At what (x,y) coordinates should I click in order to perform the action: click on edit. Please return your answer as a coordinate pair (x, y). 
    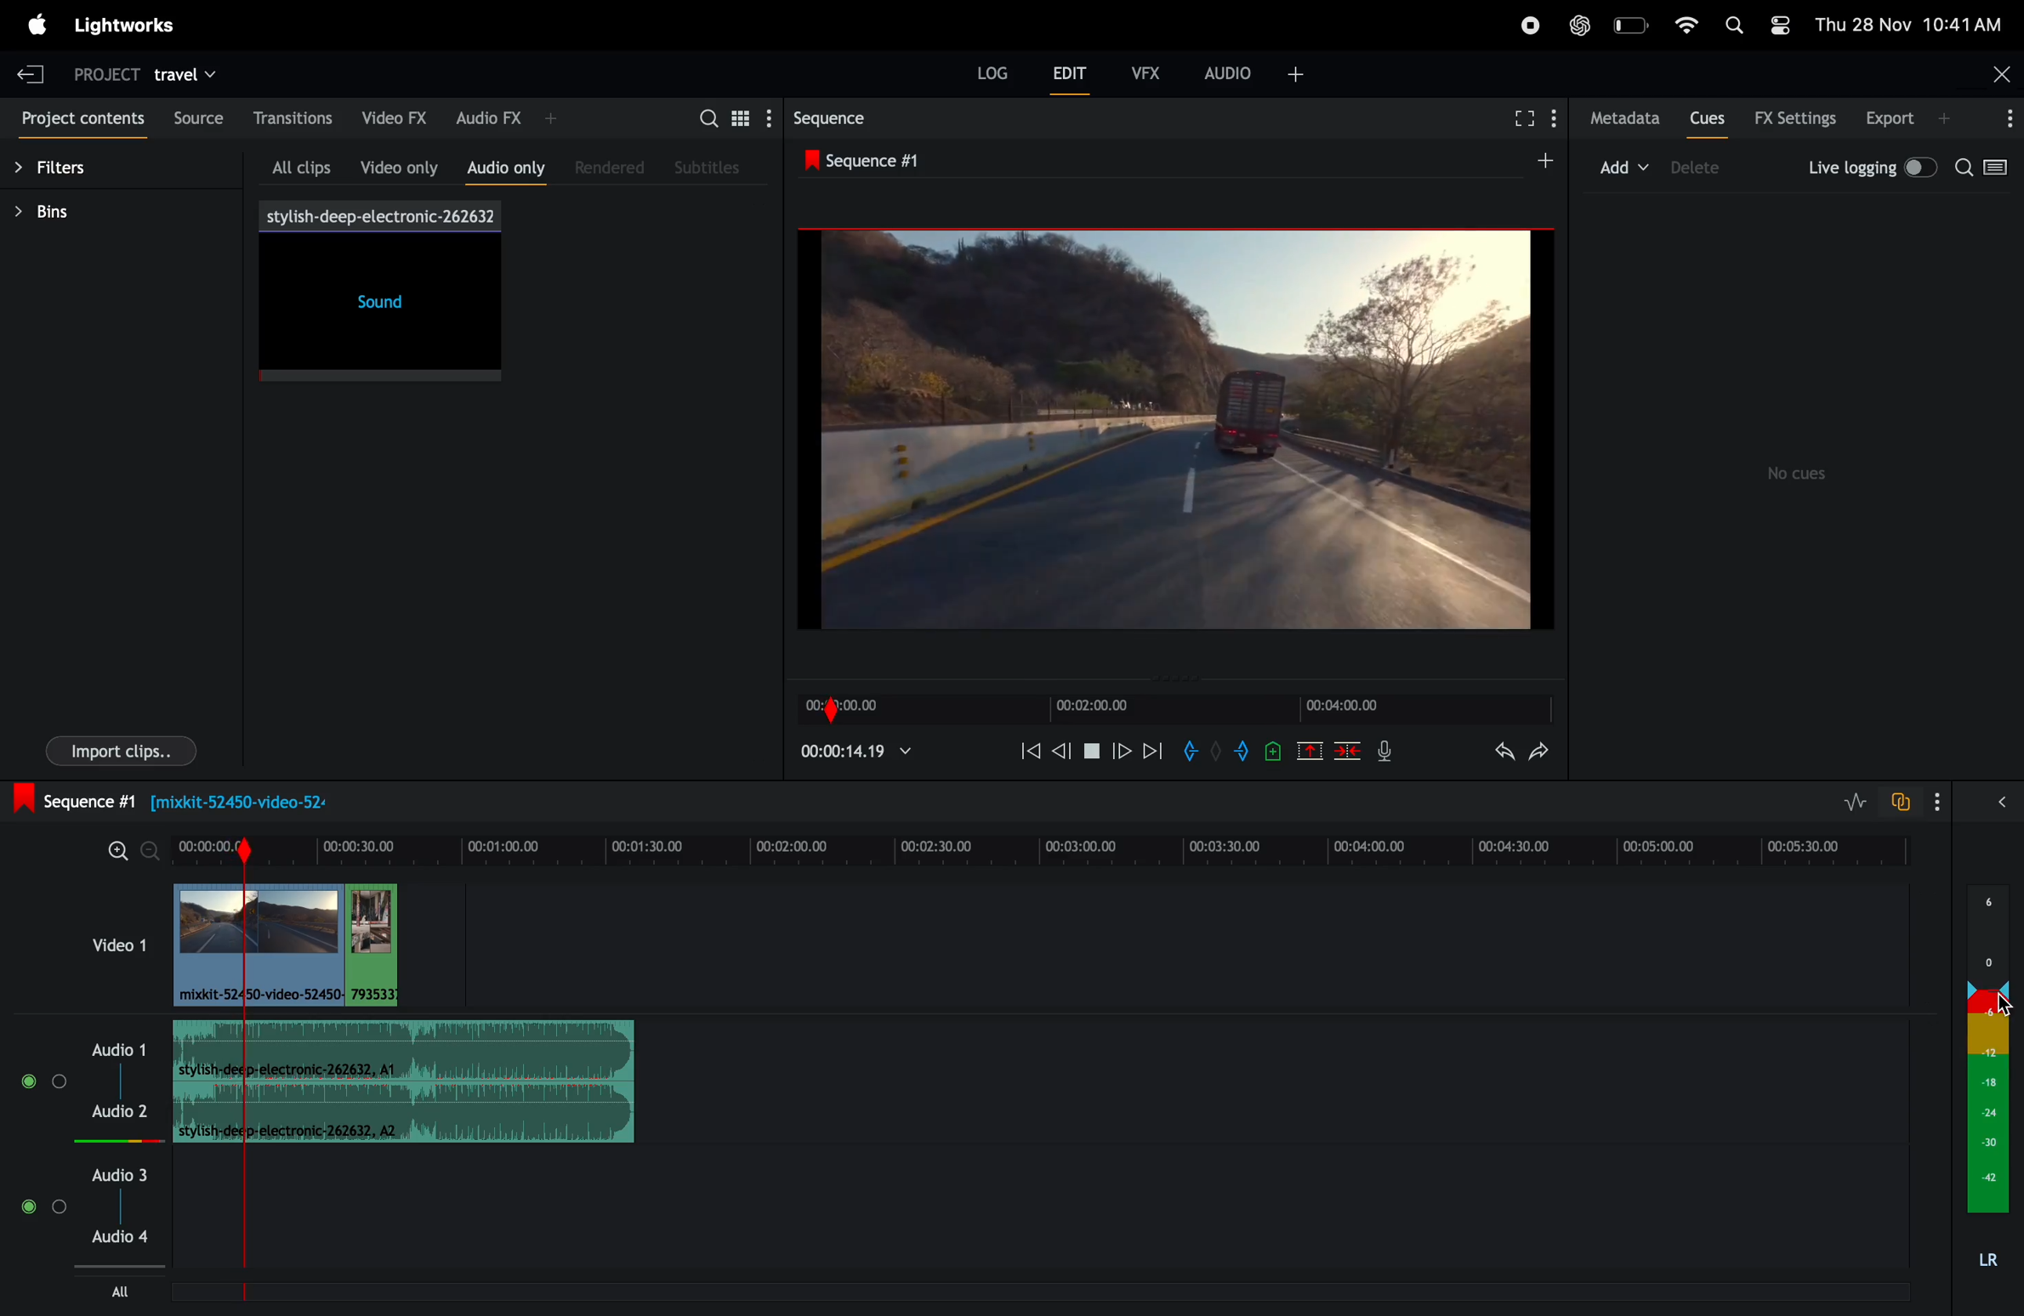
    Looking at the image, I should click on (1074, 72).